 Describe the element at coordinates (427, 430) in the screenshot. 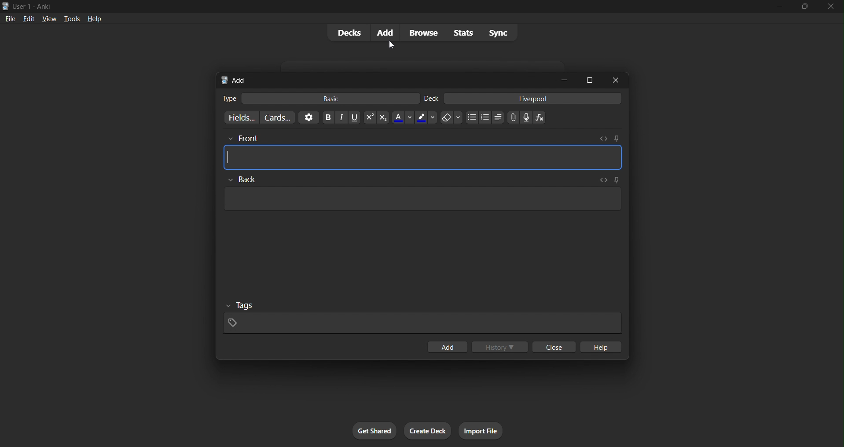

I see `create deck` at that location.